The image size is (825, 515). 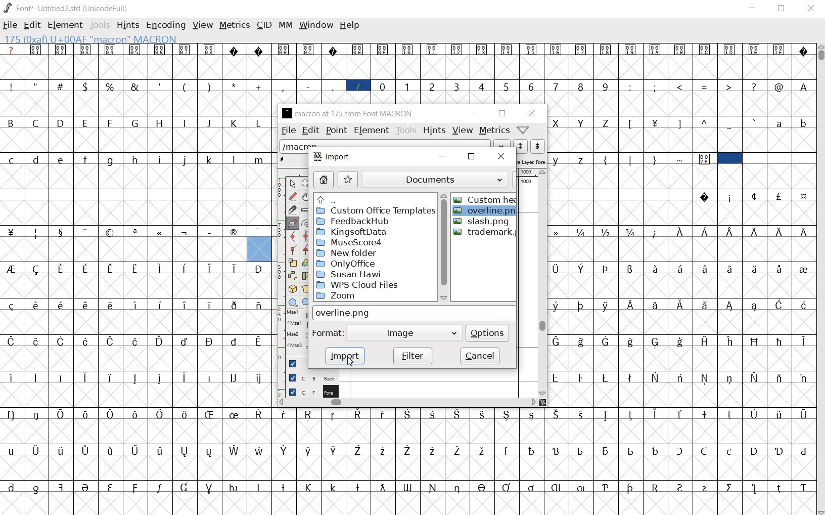 I want to click on Symbol, so click(x=259, y=304).